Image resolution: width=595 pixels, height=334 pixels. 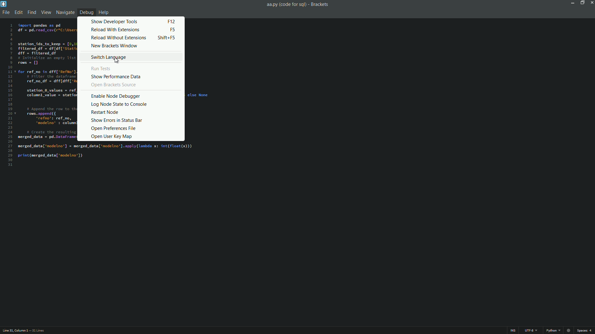 I want to click on debug menu, so click(x=87, y=12).